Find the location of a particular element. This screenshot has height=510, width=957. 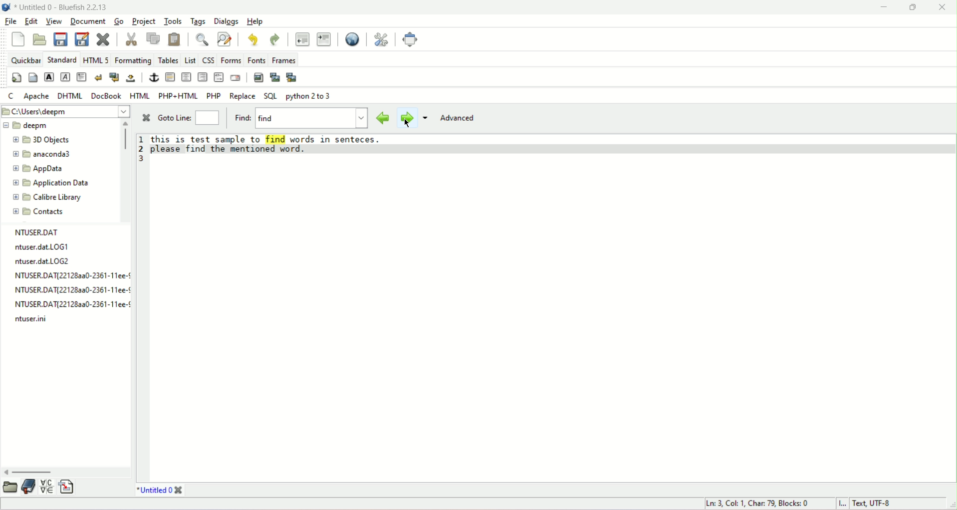

go is located at coordinates (118, 19).